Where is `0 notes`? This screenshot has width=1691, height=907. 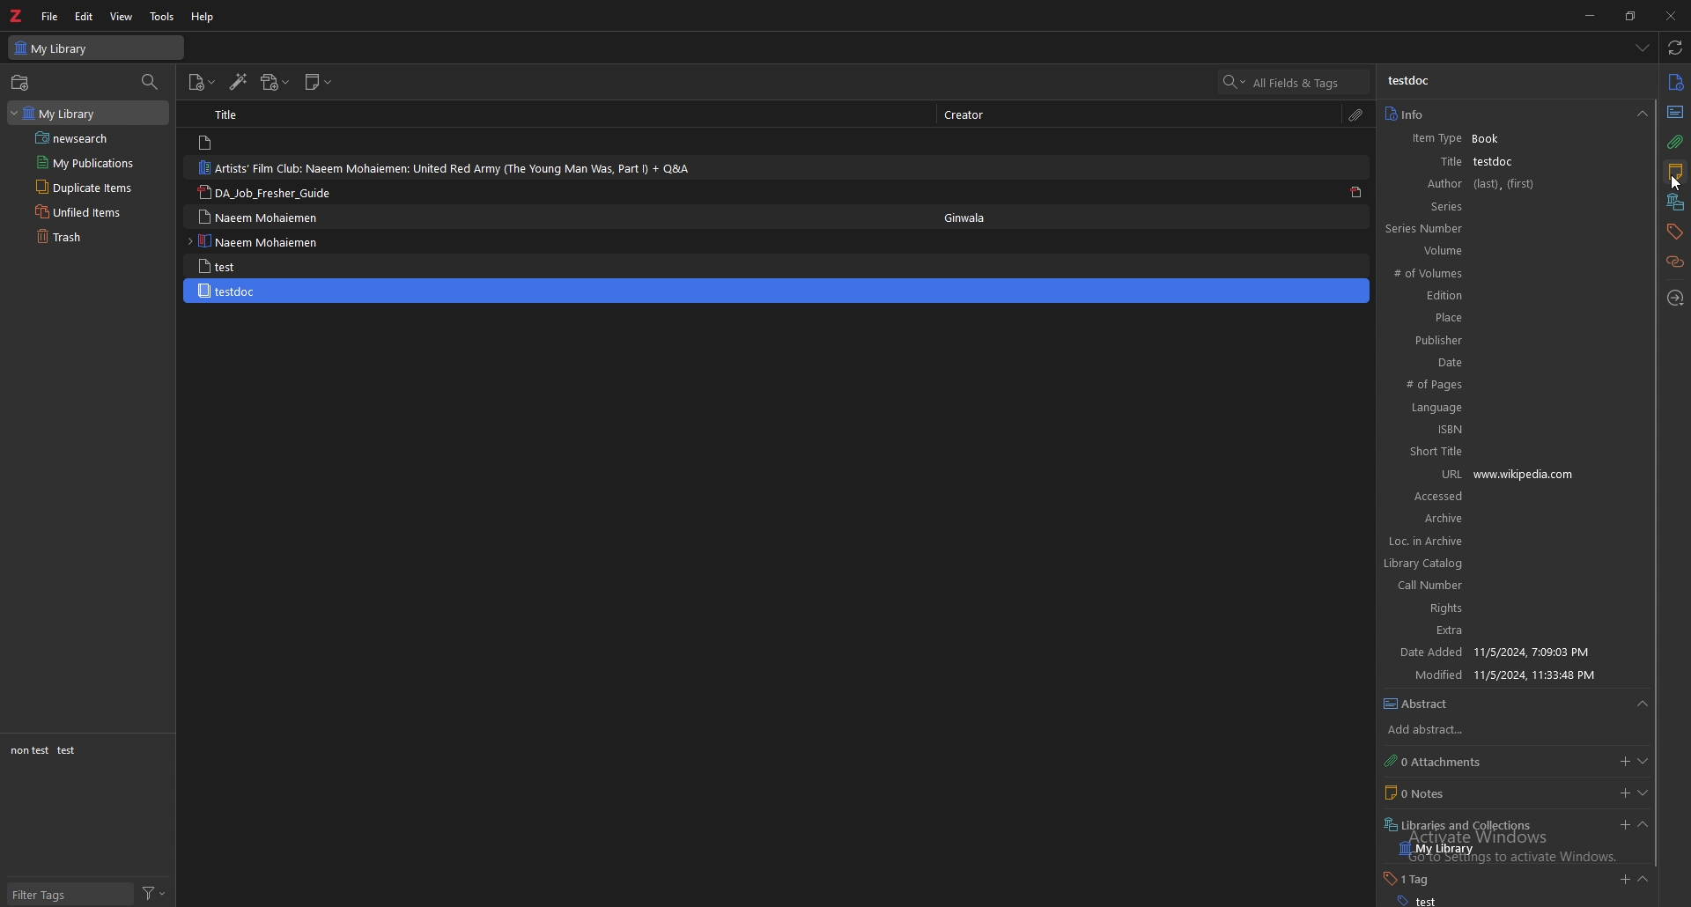 0 notes is located at coordinates (1436, 793).